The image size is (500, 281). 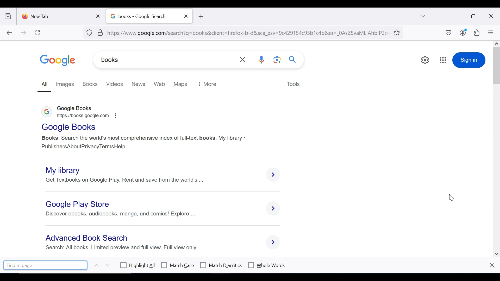 What do you see at coordinates (95, 265) in the screenshot?
I see `previous` at bounding box center [95, 265].